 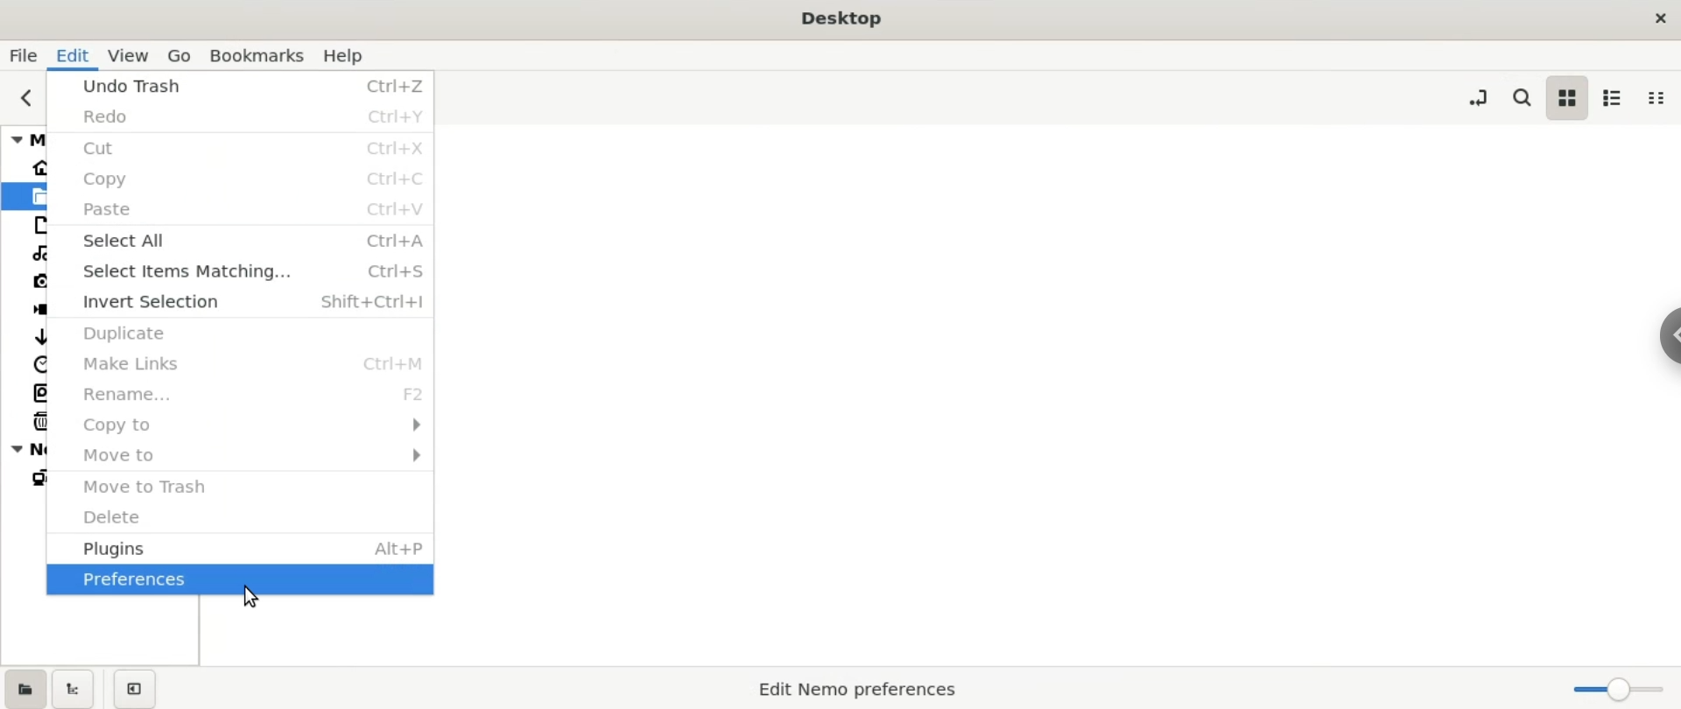 I want to click on delete, so click(x=239, y=518).